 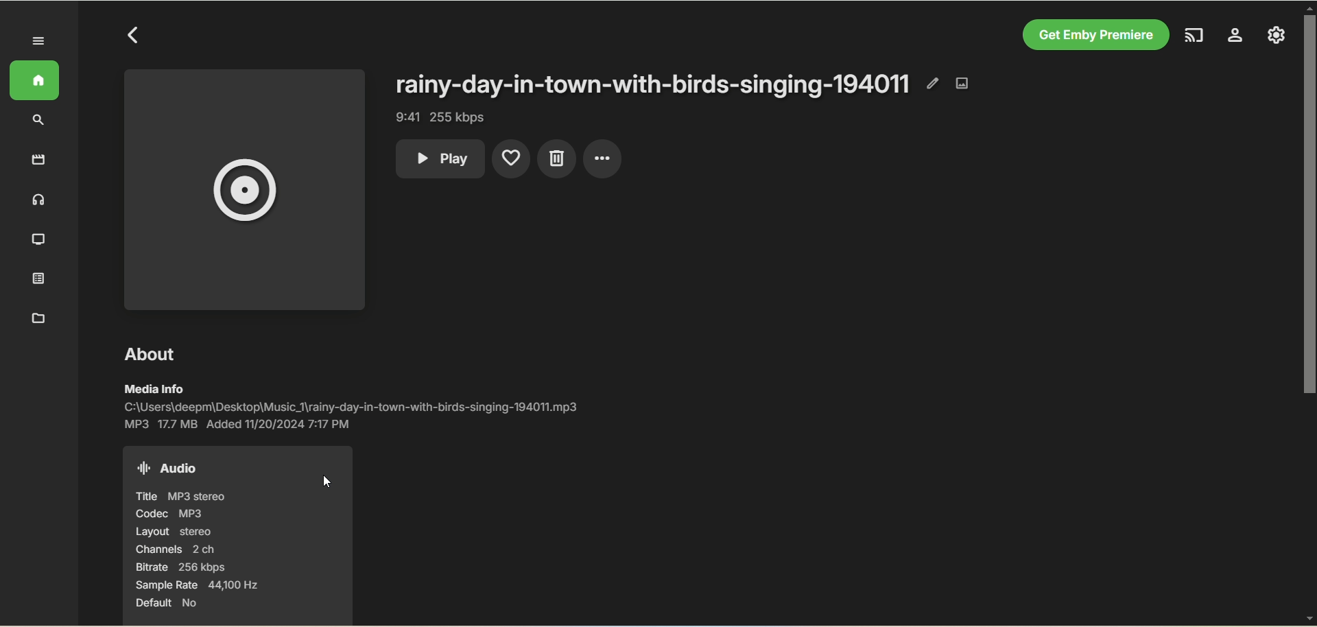 I want to click on edit image, so click(x=964, y=84).